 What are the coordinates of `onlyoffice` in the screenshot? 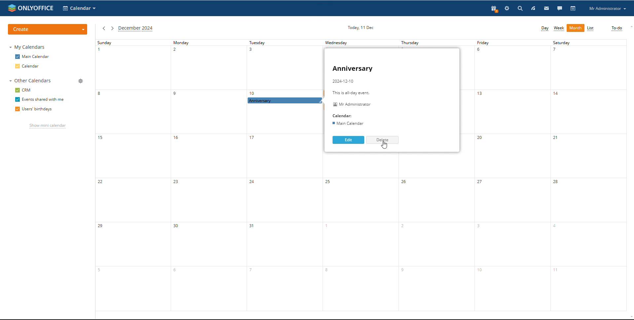 It's located at (37, 9).